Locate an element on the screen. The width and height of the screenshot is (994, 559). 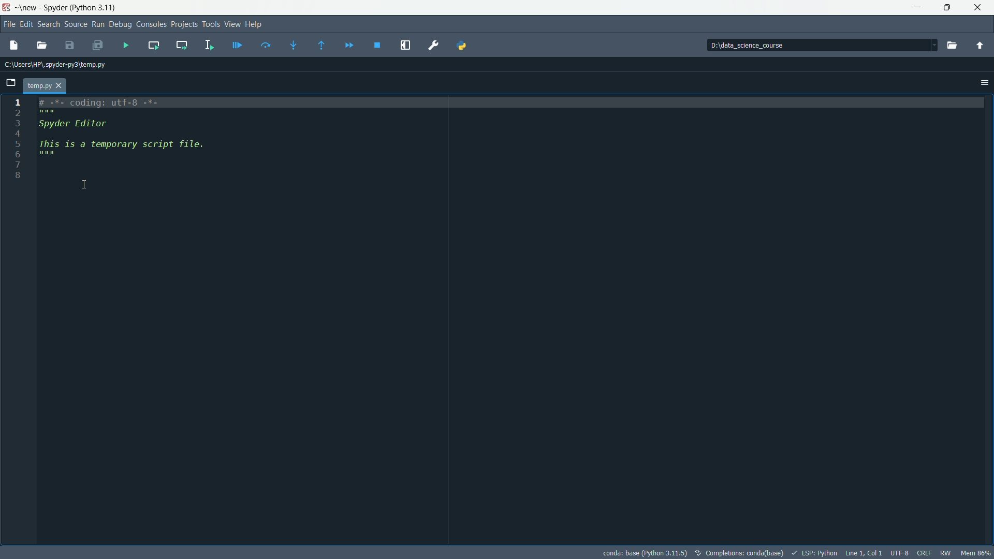
file eol status is located at coordinates (925, 553).